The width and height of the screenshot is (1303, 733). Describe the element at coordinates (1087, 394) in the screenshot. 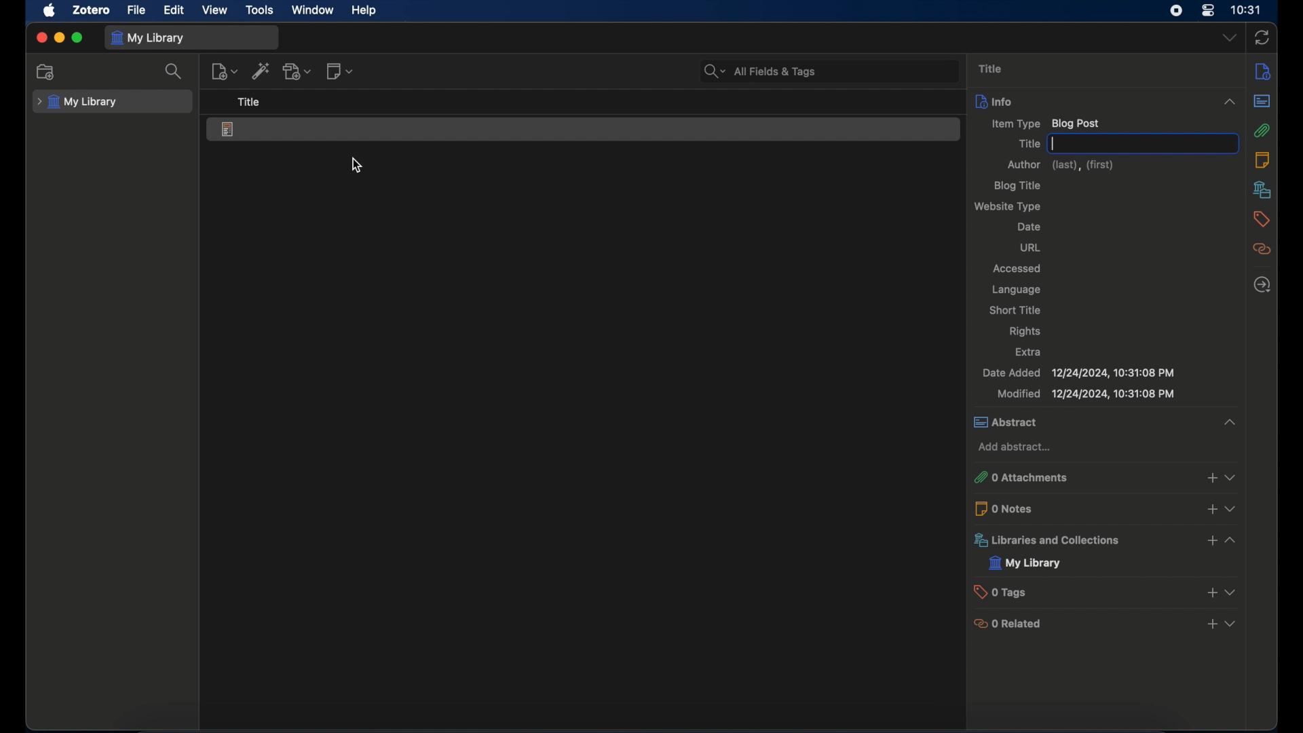

I see `modified` at that location.